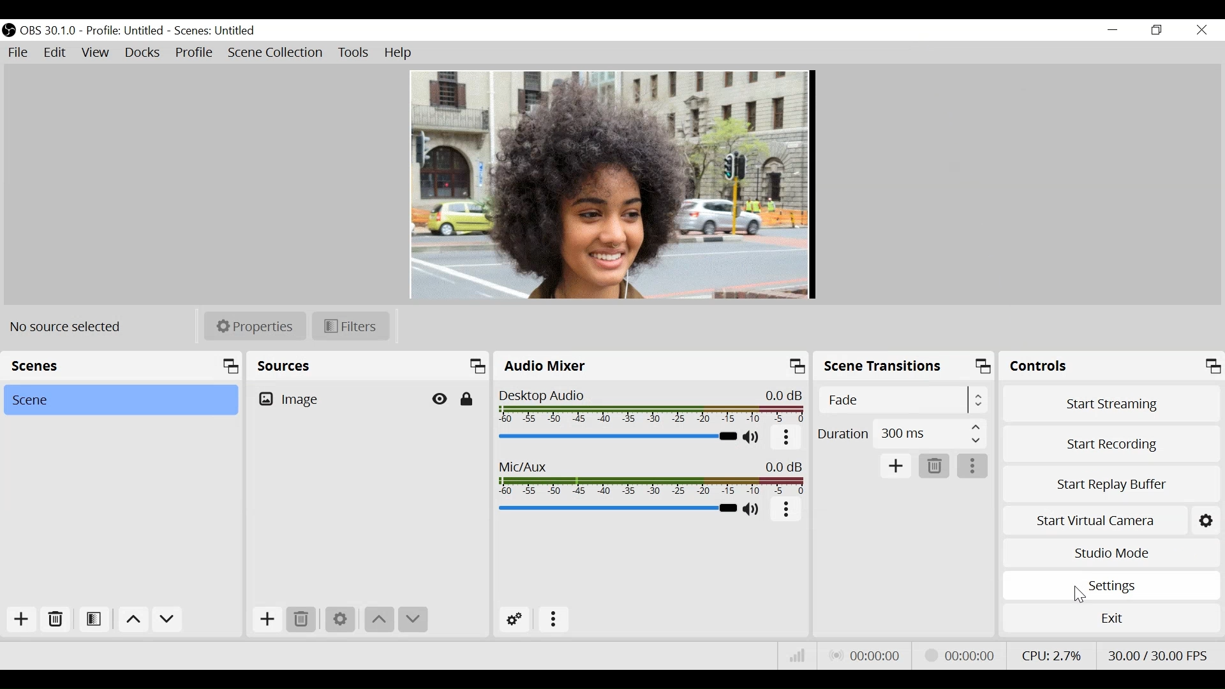 The width and height of the screenshot is (1225, 689). What do you see at coordinates (617, 508) in the screenshot?
I see `Mic/Aux Slider` at bounding box center [617, 508].